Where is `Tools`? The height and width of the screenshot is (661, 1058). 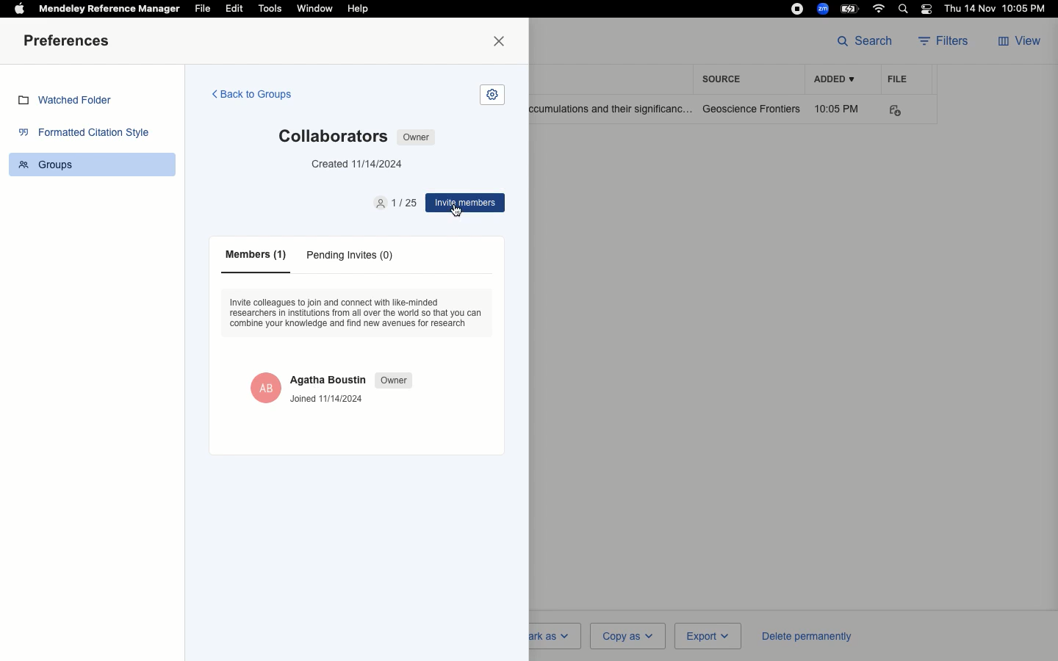 Tools is located at coordinates (270, 9).